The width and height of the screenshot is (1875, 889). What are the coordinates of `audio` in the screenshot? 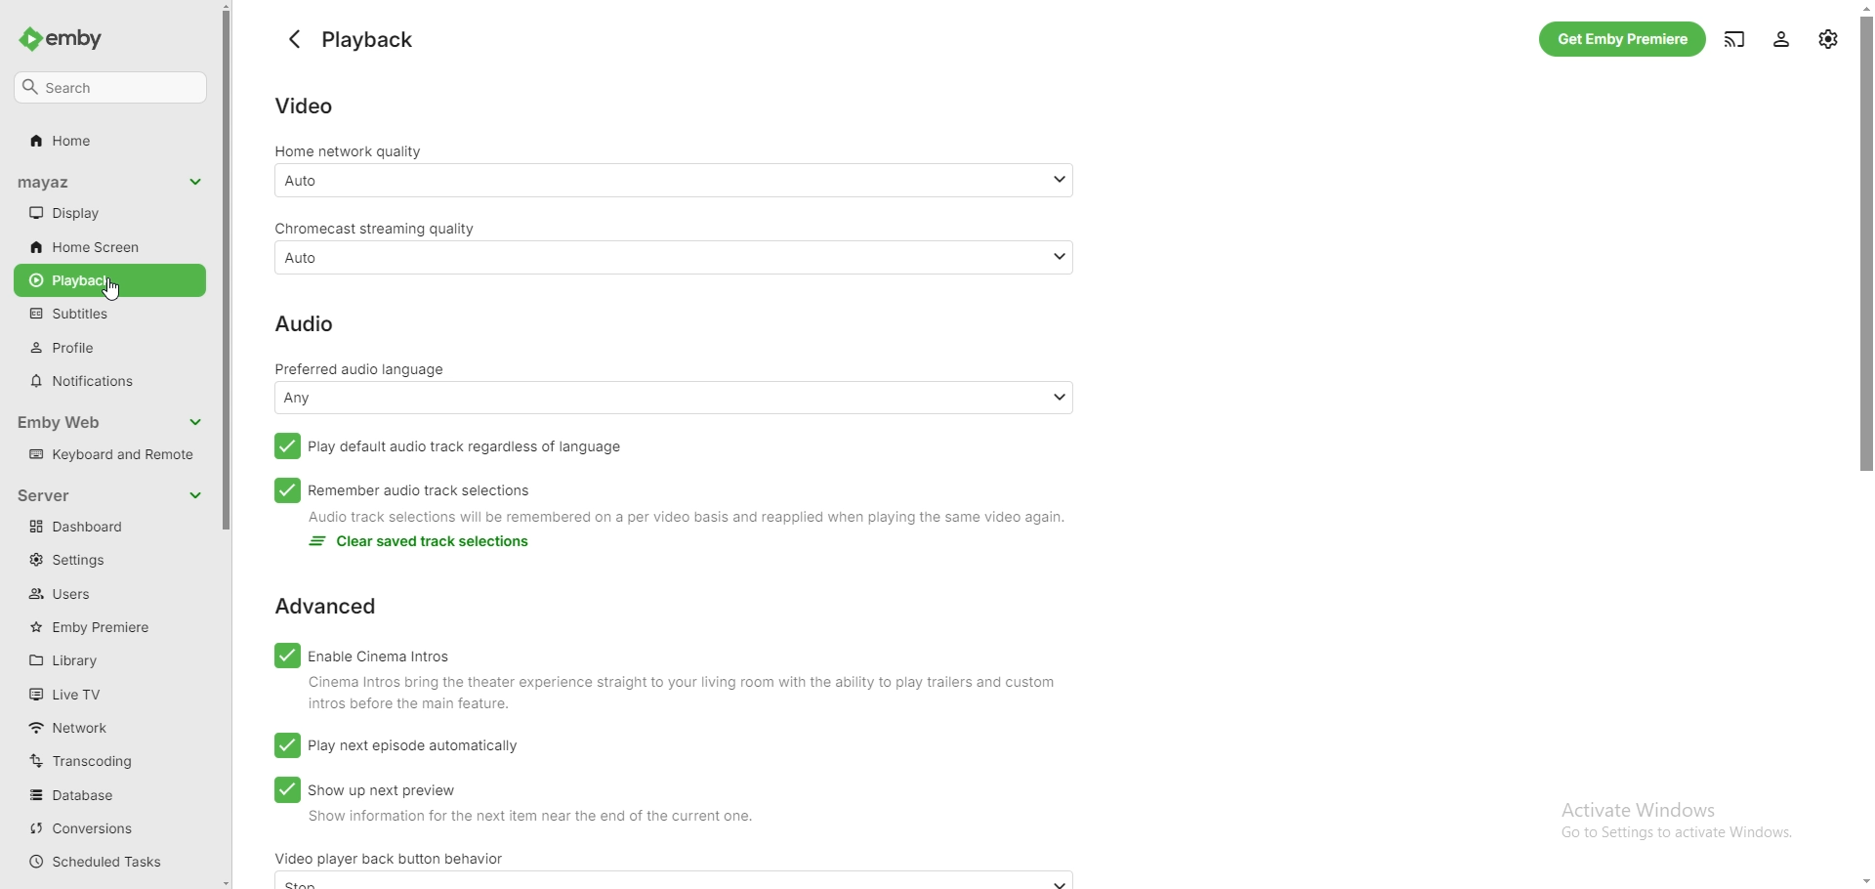 It's located at (304, 322).